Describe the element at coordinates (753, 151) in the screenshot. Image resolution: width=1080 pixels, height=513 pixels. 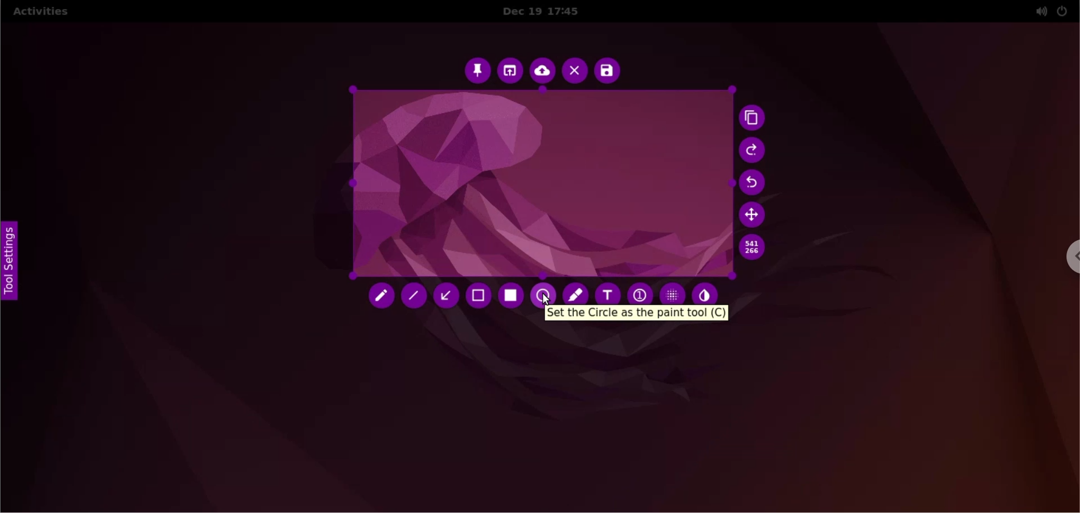
I see `redo` at that location.